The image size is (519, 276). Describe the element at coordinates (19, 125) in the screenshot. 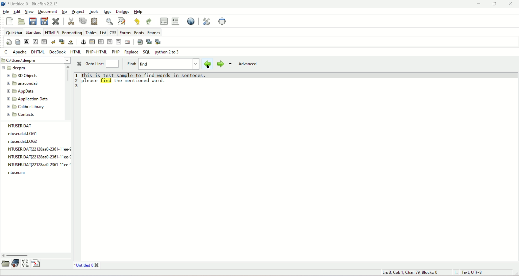

I see `NTUSER.DAT` at that location.